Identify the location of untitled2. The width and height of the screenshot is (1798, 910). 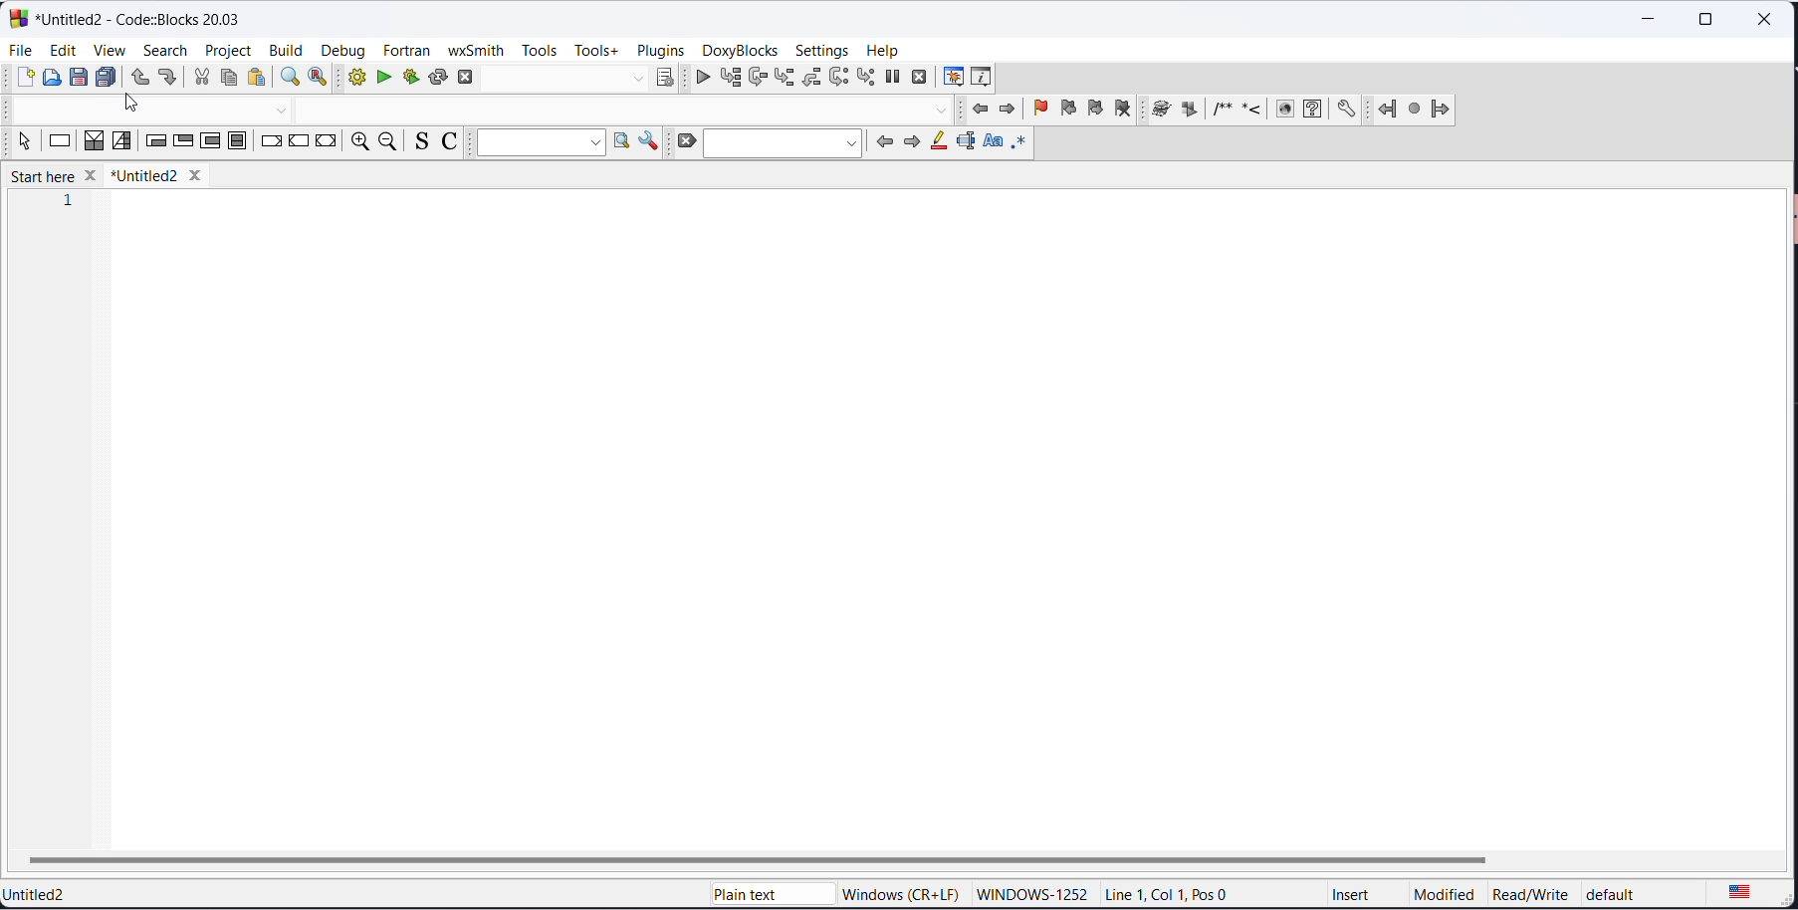
(42, 892).